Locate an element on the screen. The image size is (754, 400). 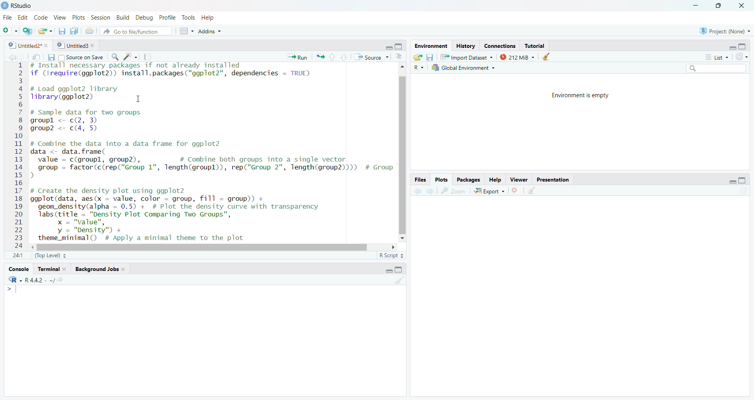
console is located at coordinates (16, 269).